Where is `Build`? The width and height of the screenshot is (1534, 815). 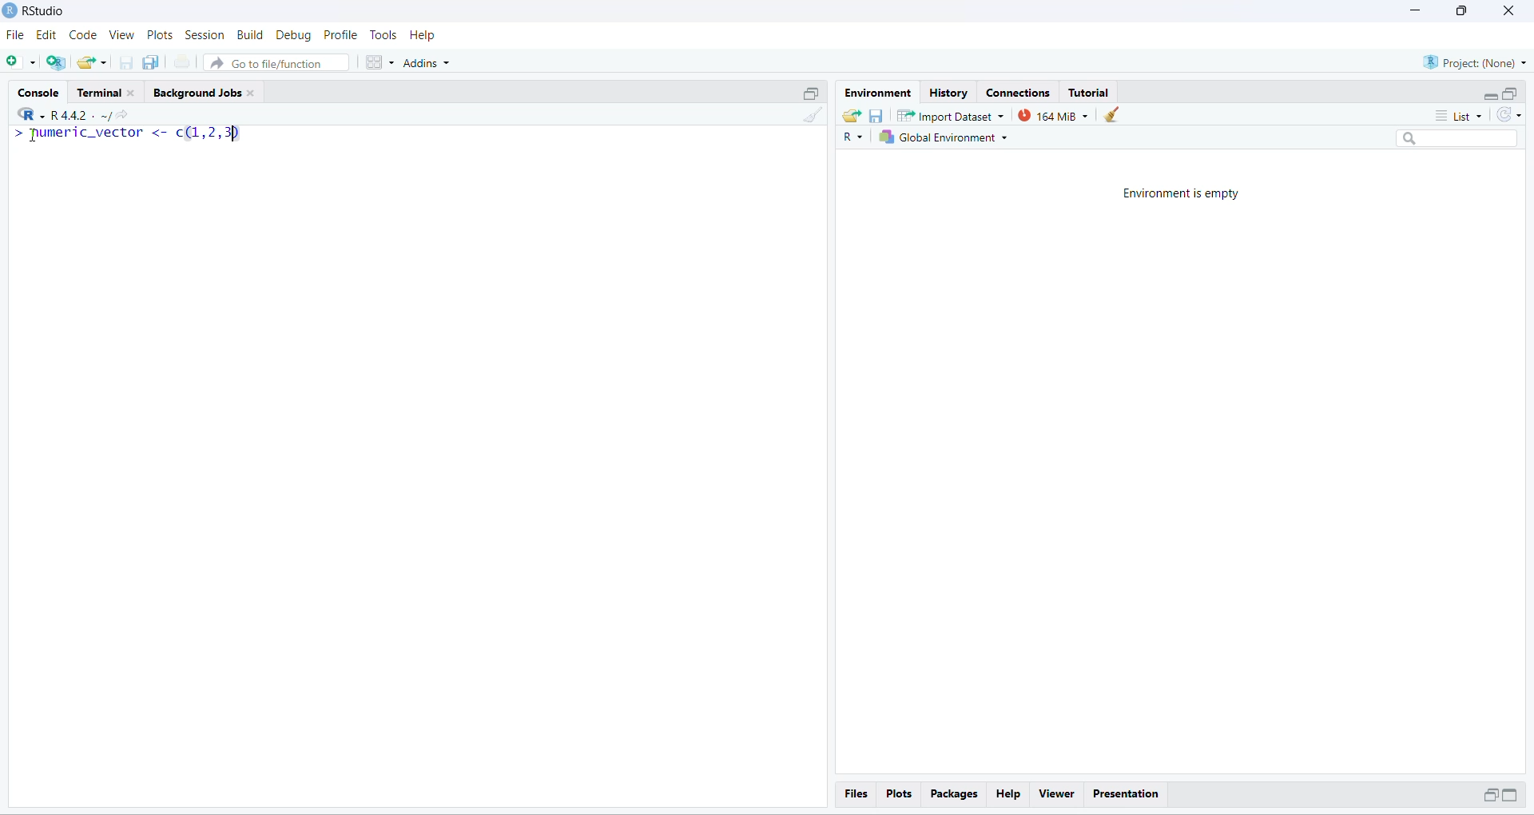 Build is located at coordinates (250, 34).